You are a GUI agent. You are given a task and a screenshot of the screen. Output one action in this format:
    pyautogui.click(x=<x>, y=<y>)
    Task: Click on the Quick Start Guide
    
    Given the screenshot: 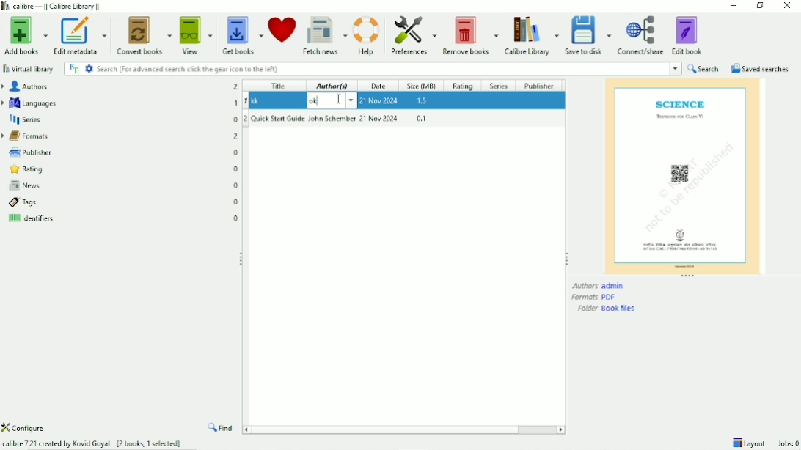 What is the action you would take?
    pyautogui.click(x=403, y=119)
    